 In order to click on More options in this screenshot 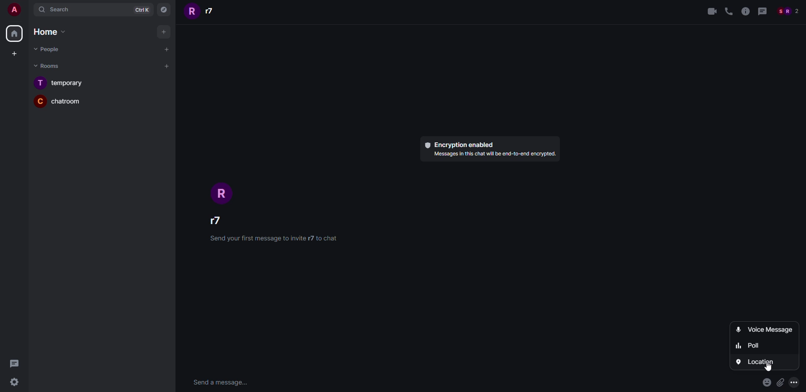, I will do `click(795, 382)`.